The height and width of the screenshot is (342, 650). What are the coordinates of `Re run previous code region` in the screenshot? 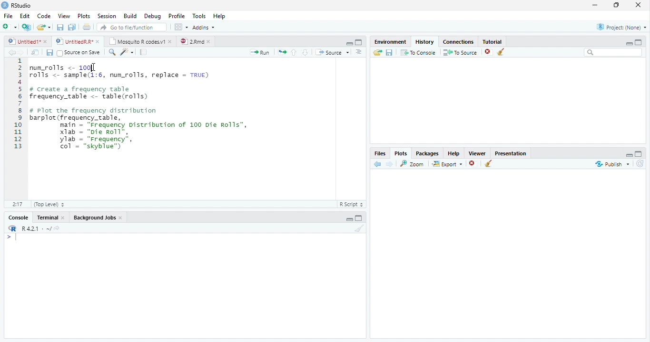 It's located at (281, 53).